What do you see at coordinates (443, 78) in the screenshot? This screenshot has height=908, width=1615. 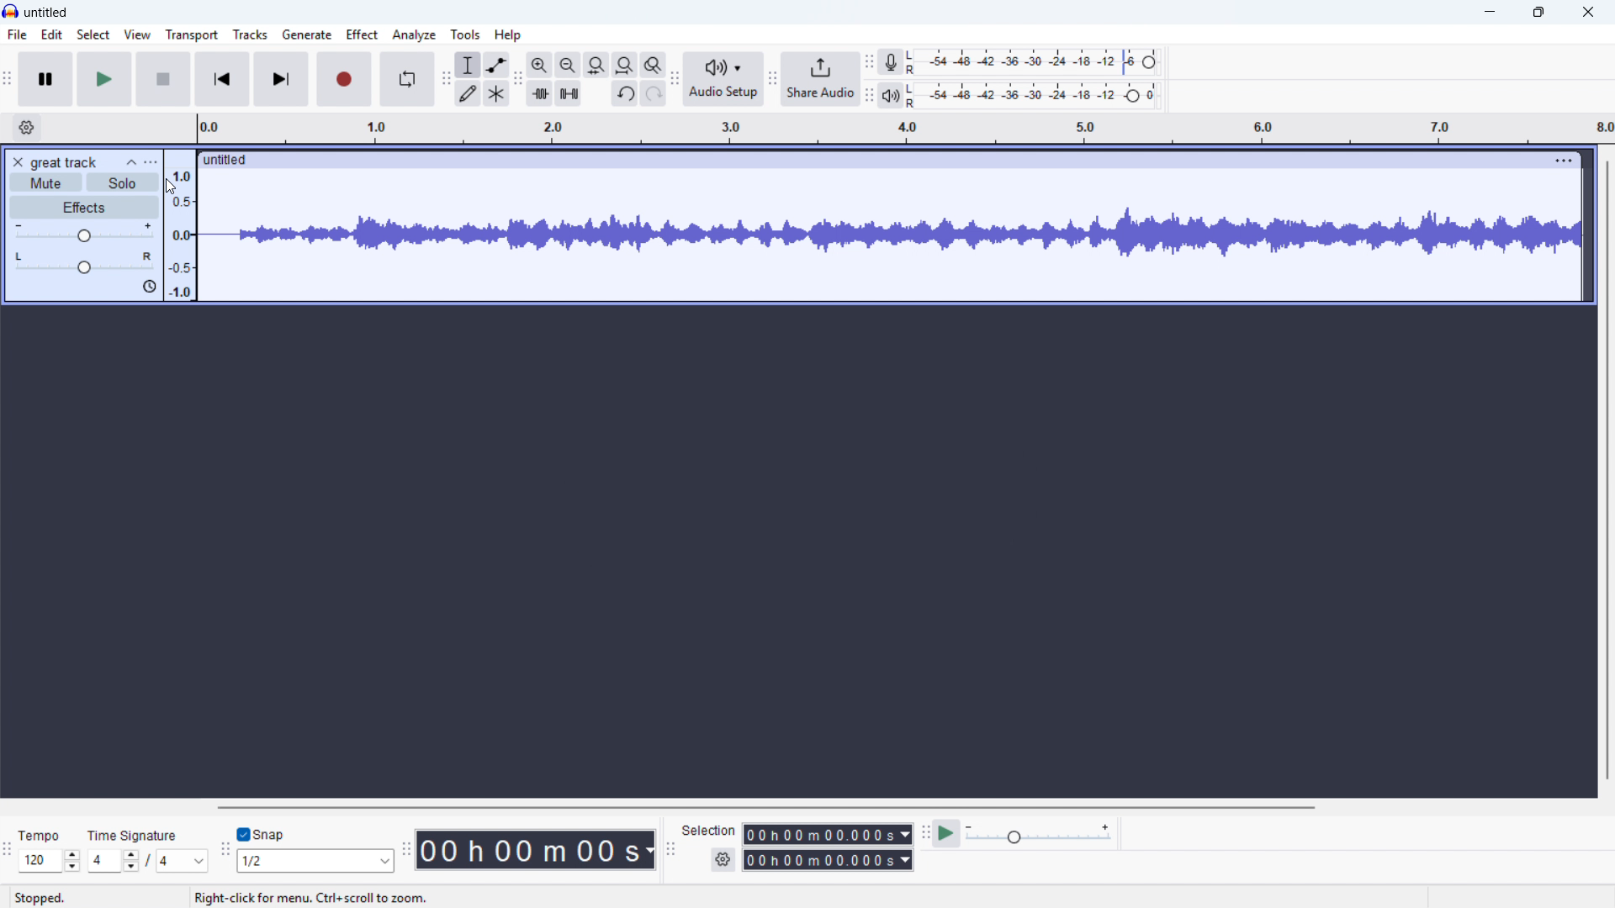 I see `Tools toolbar ` at bounding box center [443, 78].